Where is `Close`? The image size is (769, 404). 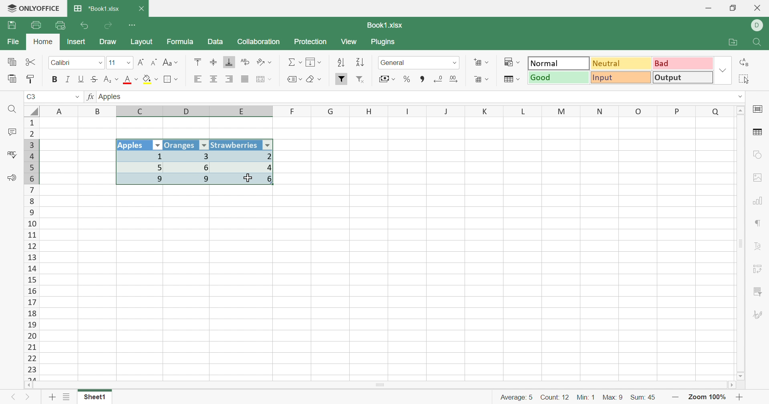
Close is located at coordinates (758, 8).